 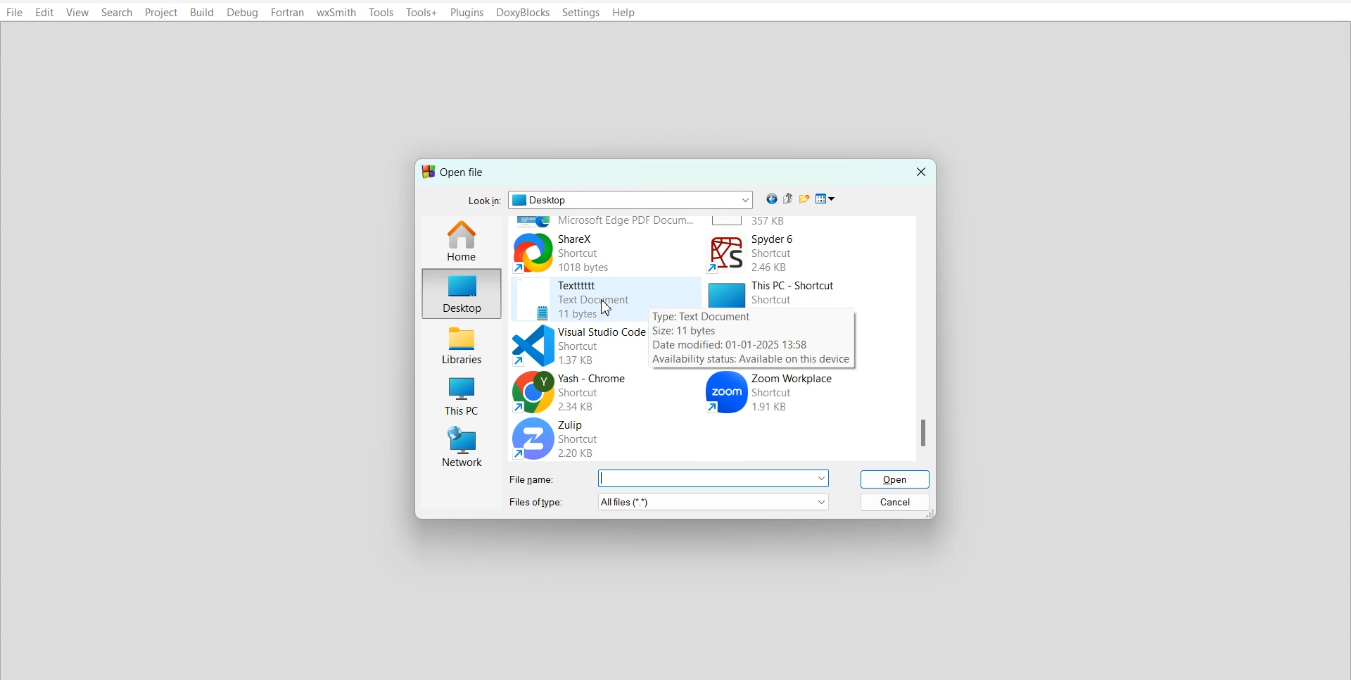 What do you see at coordinates (610, 200) in the screenshot?
I see `Look in` at bounding box center [610, 200].